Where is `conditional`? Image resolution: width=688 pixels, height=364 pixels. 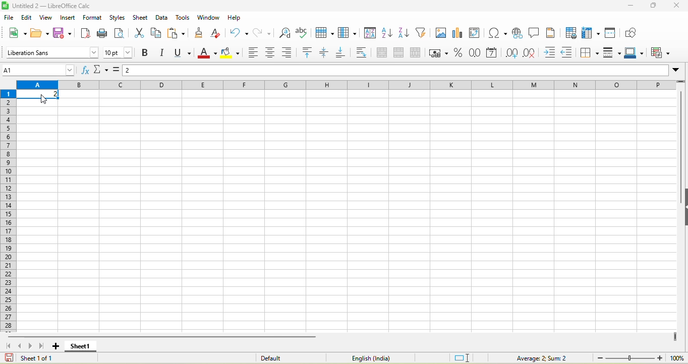 conditional is located at coordinates (662, 52).